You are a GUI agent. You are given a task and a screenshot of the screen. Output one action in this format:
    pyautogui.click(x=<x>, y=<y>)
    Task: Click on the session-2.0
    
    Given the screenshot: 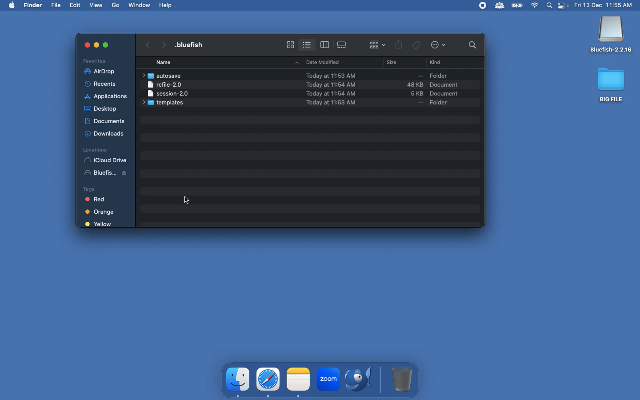 What is the action you would take?
    pyautogui.click(x=166, y=93)
    